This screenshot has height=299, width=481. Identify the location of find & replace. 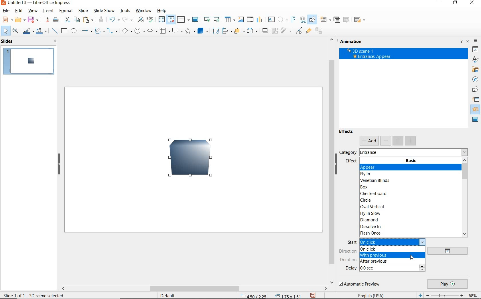
(140, 20).